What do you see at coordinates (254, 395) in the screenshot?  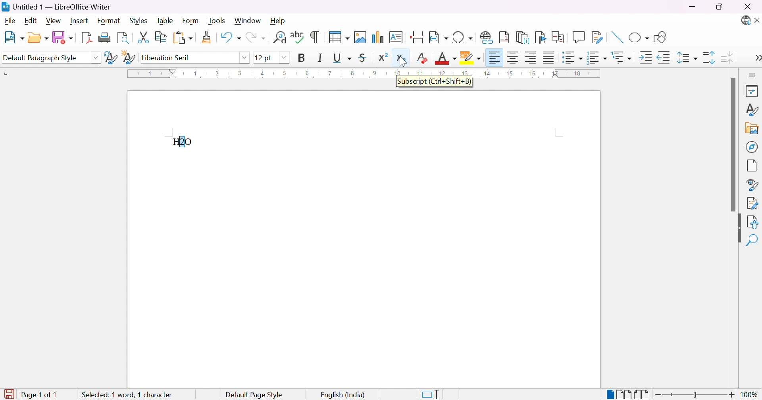 I see `Default page style` at bounding box center [254, 395].